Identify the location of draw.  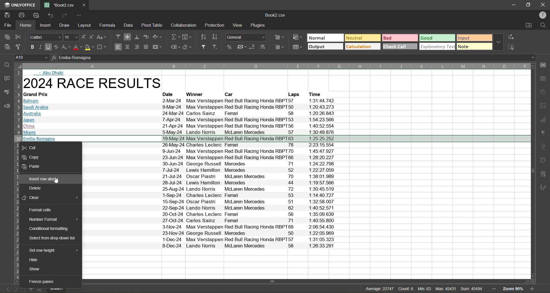
(65, 25).